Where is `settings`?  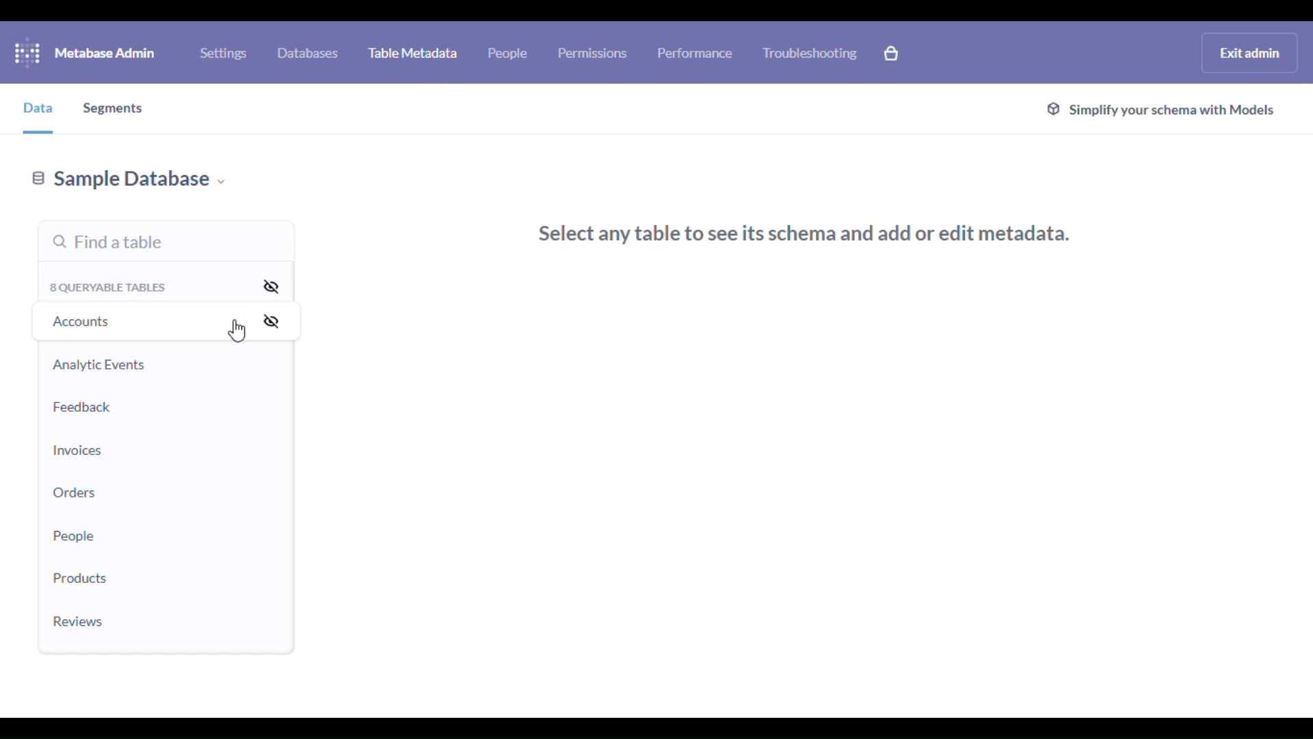
settings is located at coordinates (223, 53).